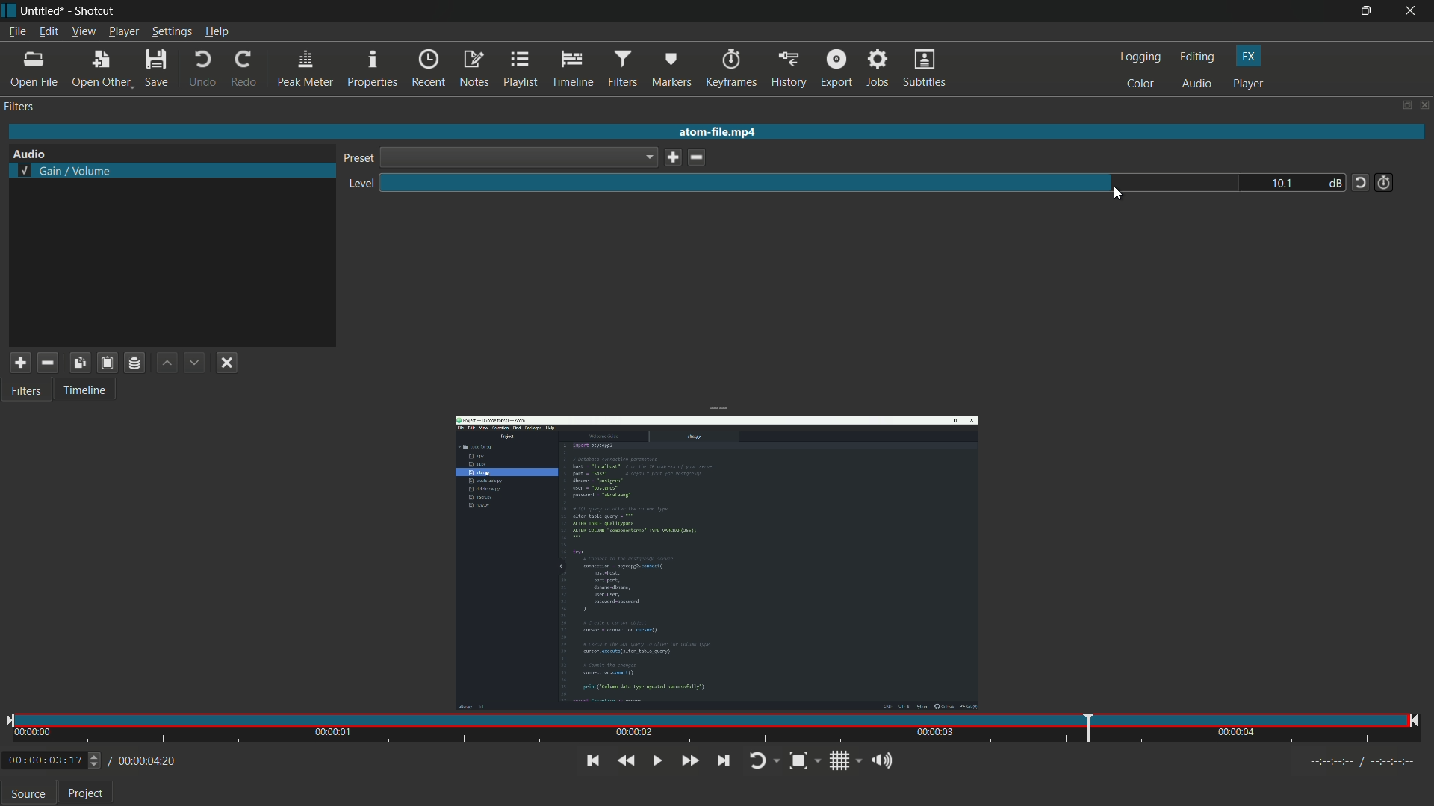 The width and height of the screenshot is (1434, 806). Describe the element at coordinates (48, 363) in the screenshot. I see `remove selected filter` at that location.